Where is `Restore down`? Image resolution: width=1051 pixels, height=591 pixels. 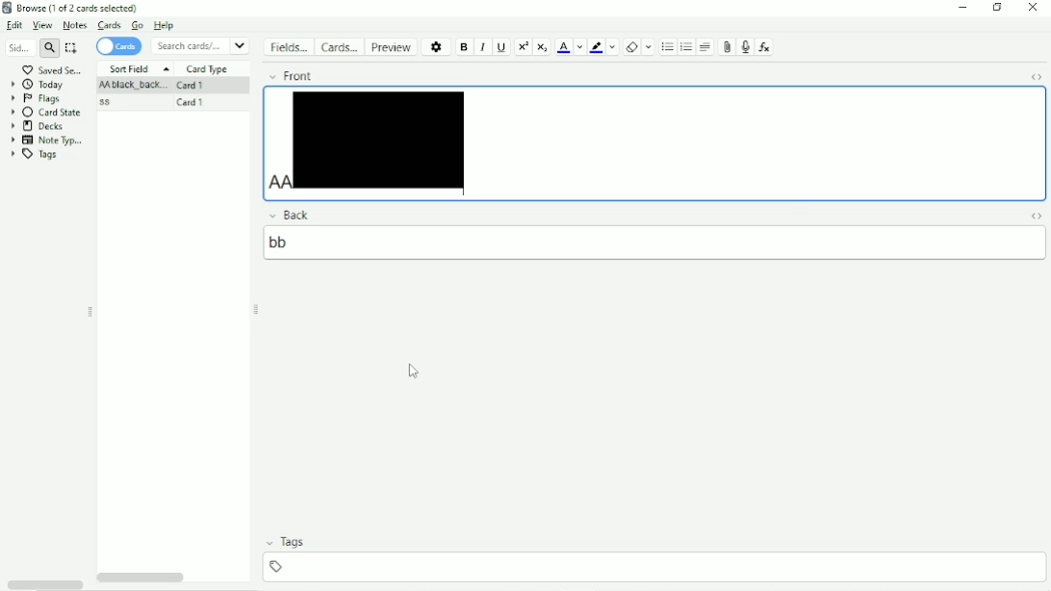 Restore down is located at coordinates (997, 8).